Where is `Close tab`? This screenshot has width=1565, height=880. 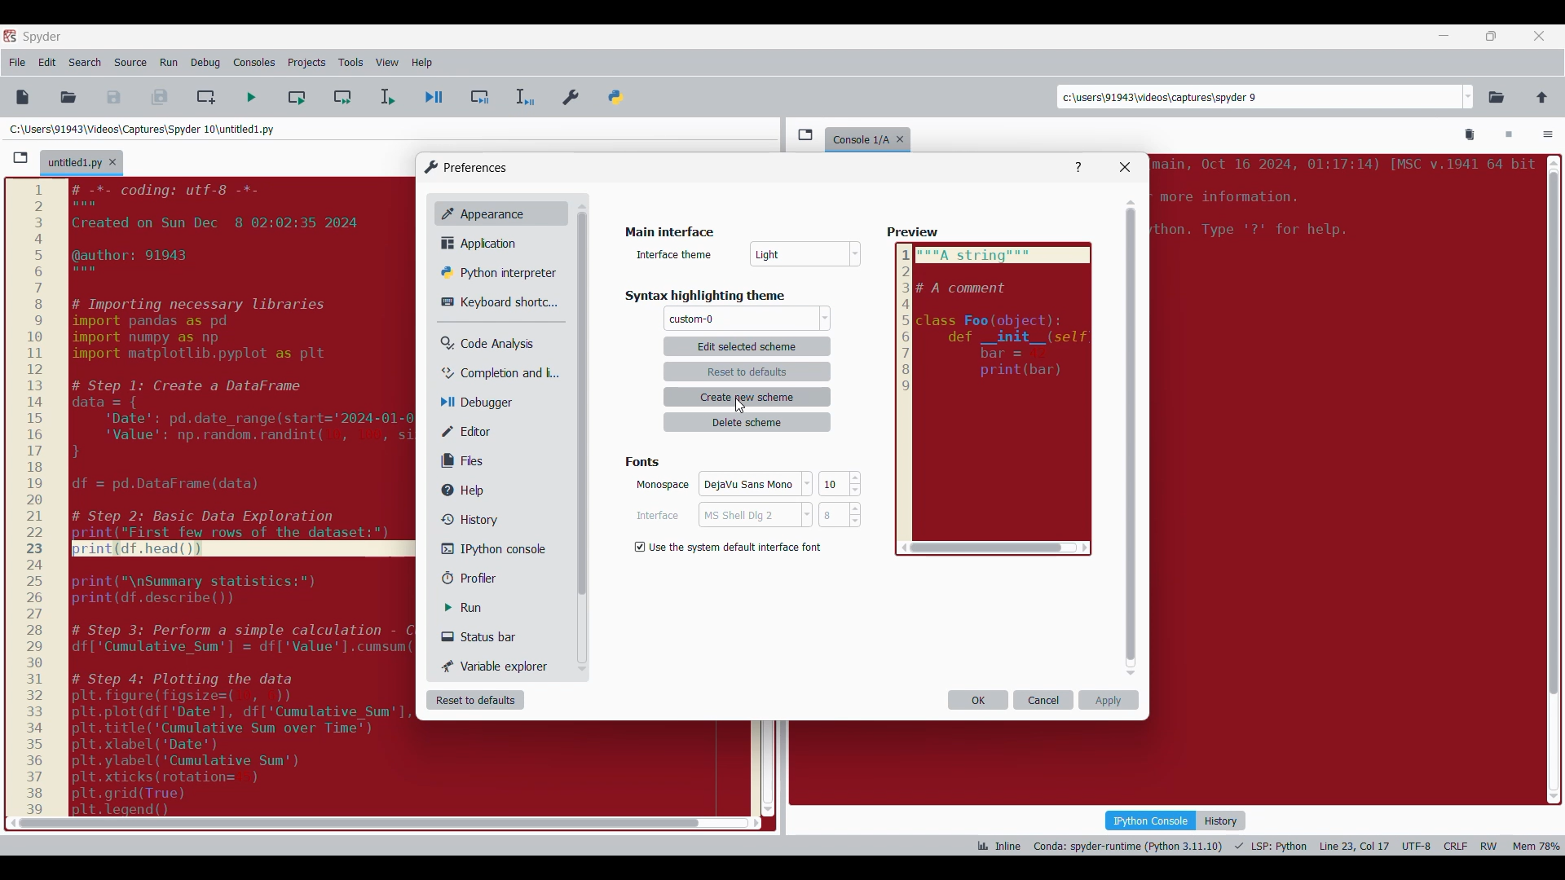
Close tab is located at coordinates (112, 162).